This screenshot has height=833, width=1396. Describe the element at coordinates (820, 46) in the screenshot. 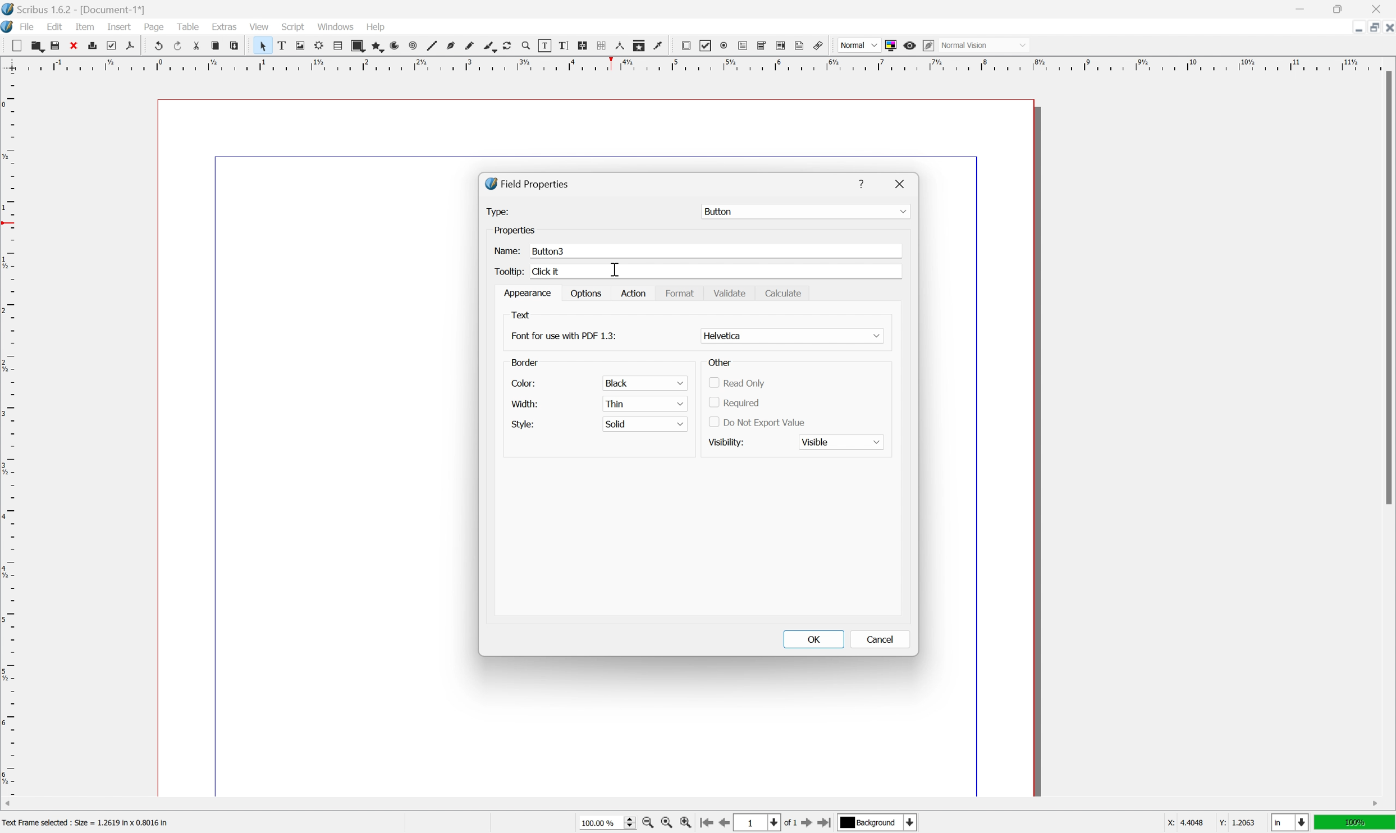

I see `link annotation` at that location.